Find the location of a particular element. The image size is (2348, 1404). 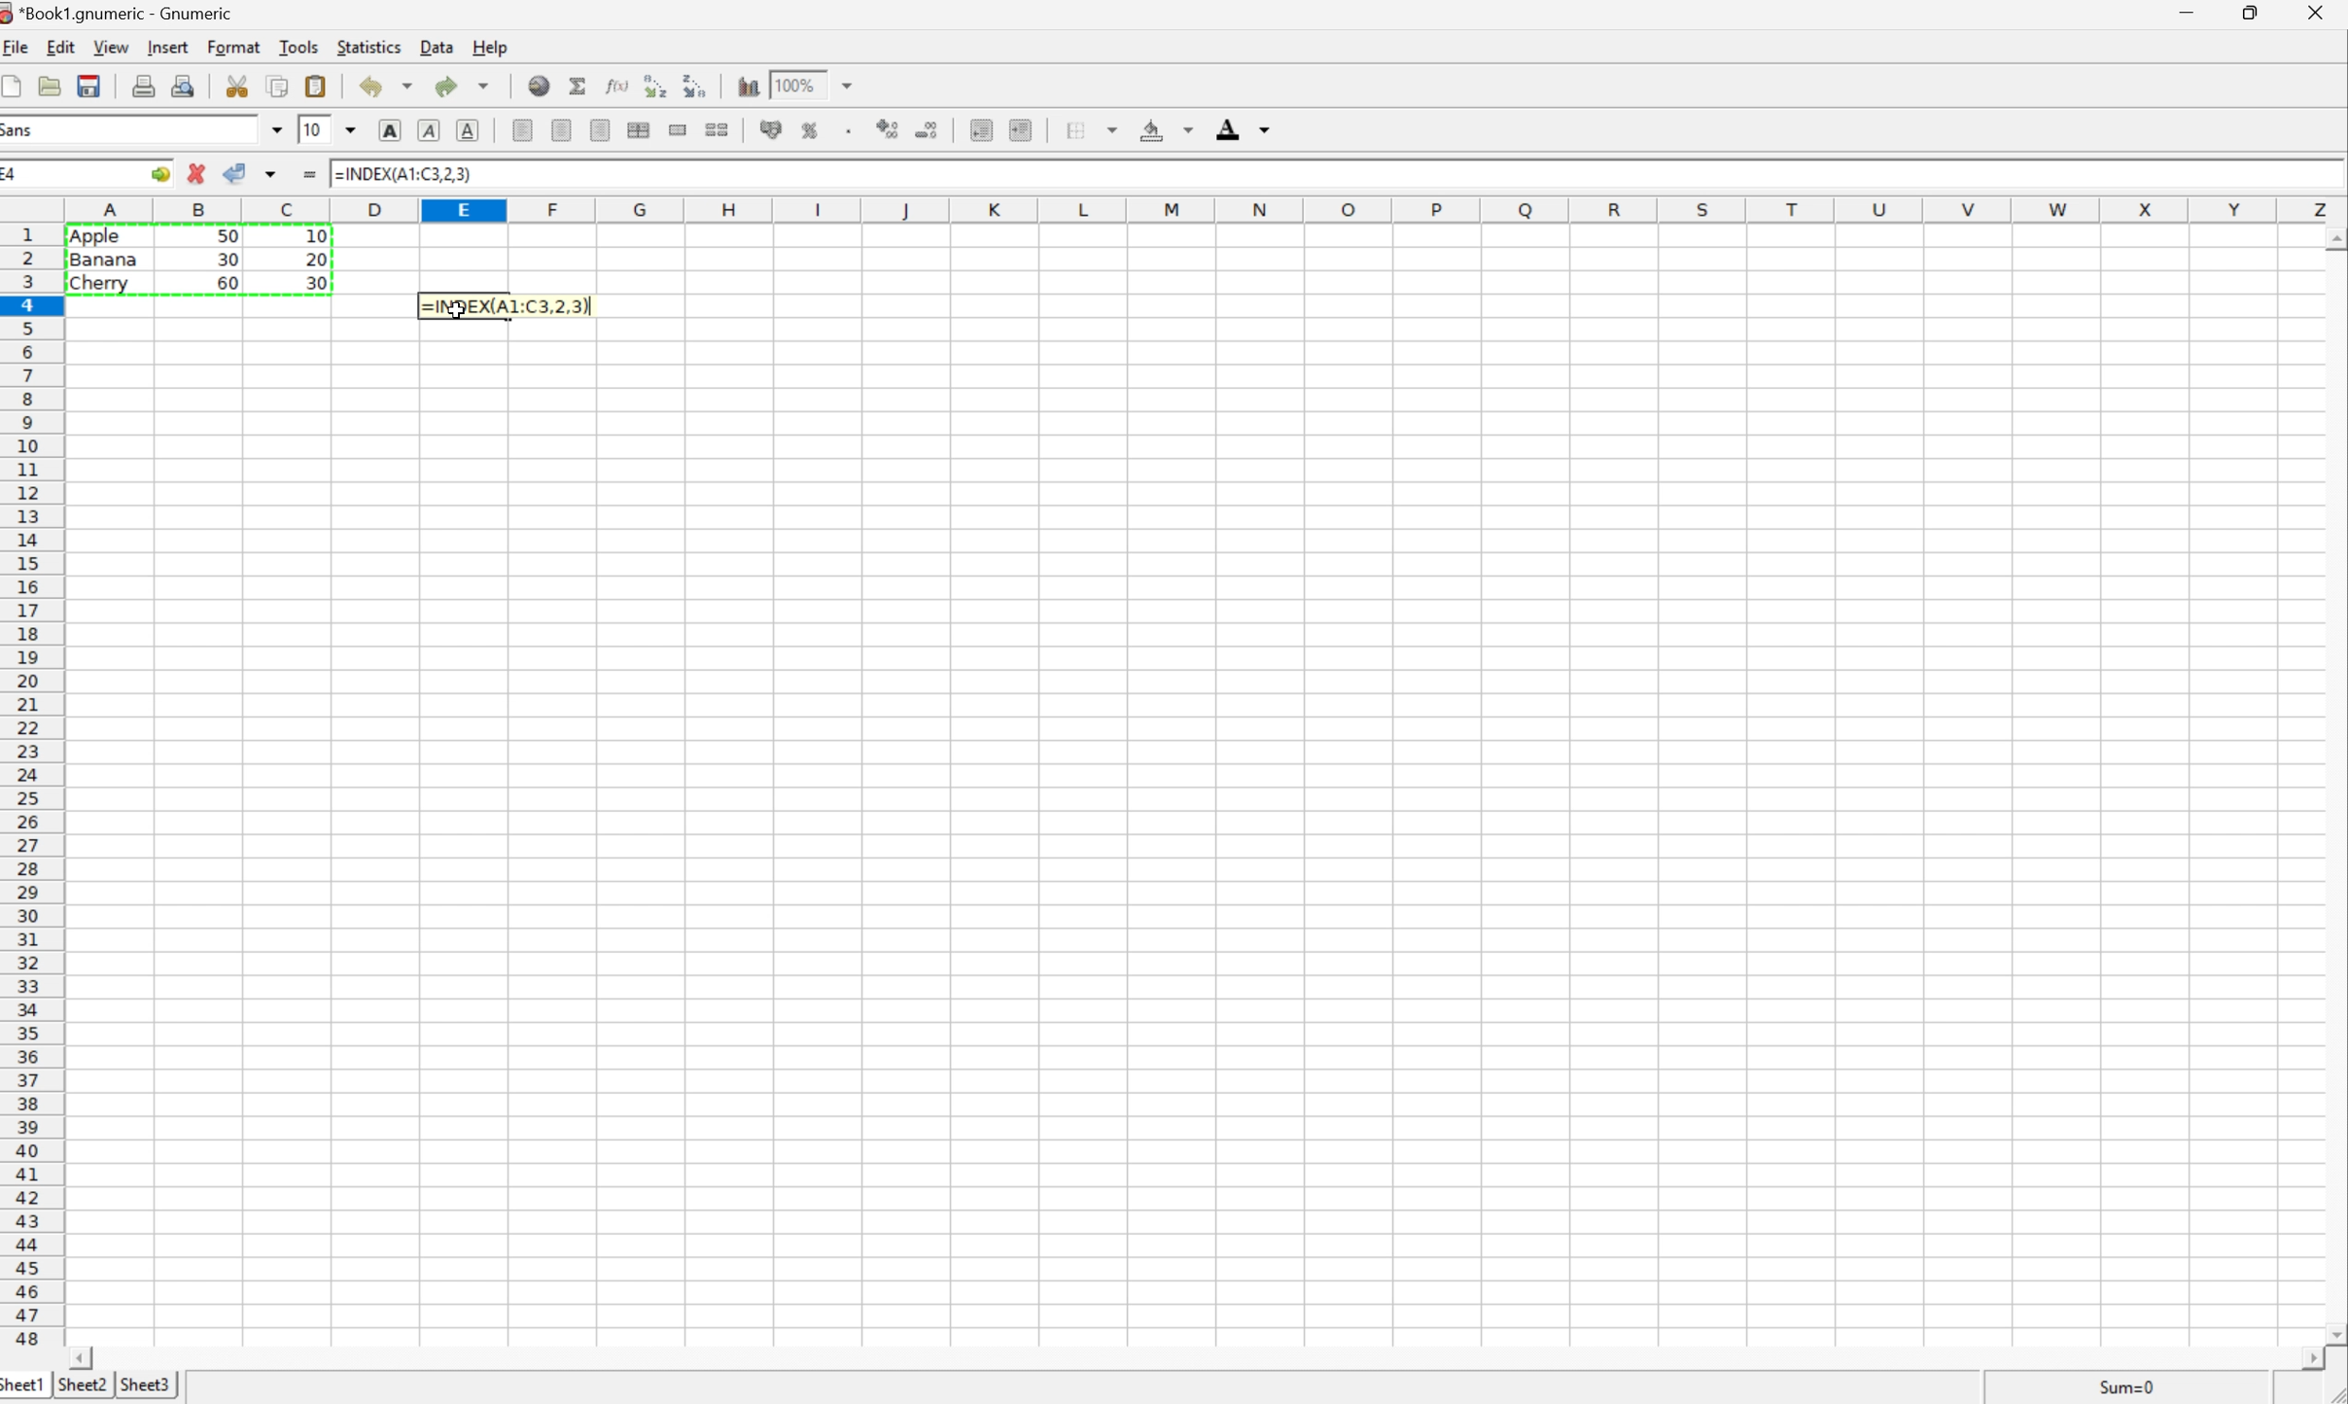

copy is located at coordinates (277, 85).